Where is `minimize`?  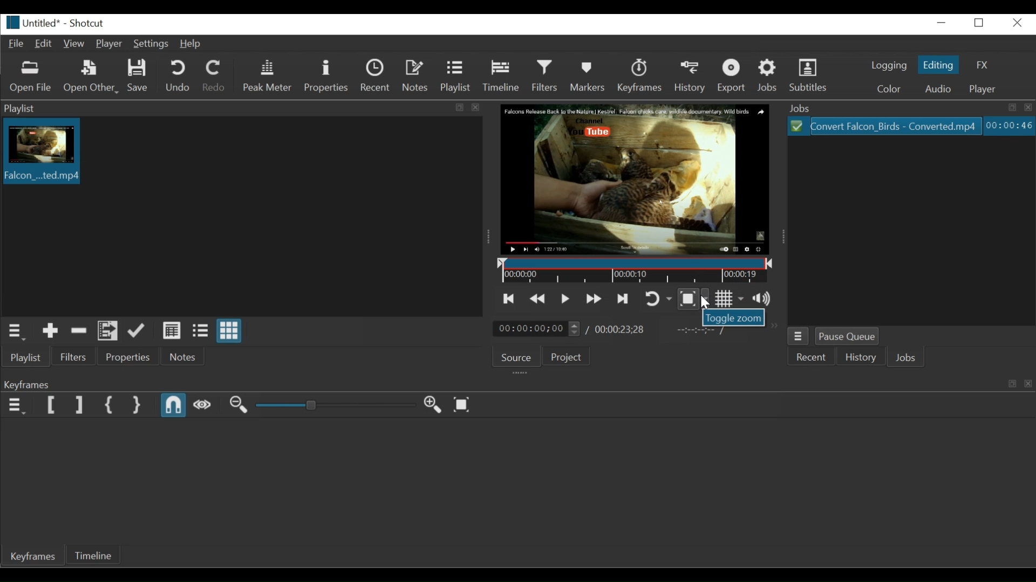 minimize is located at coordinates (941, 22).